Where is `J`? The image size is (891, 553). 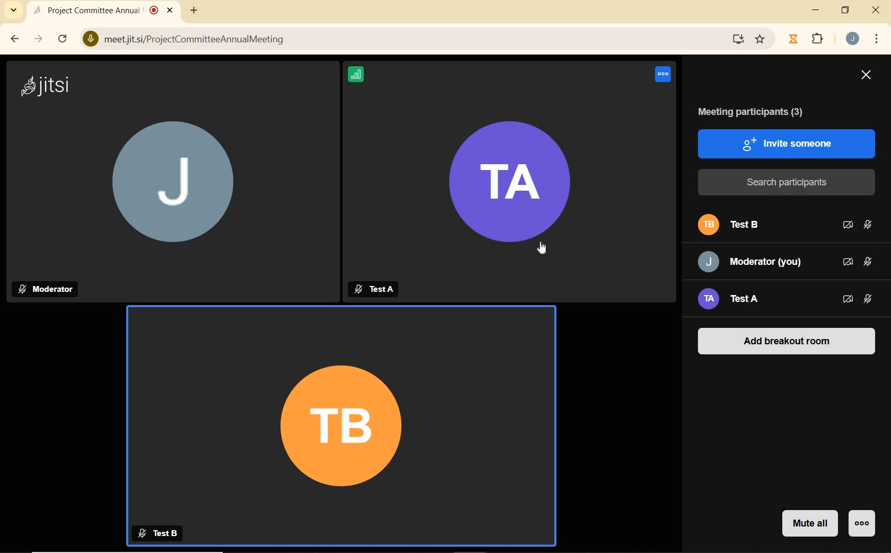
J is located at coordinates (181, 195).